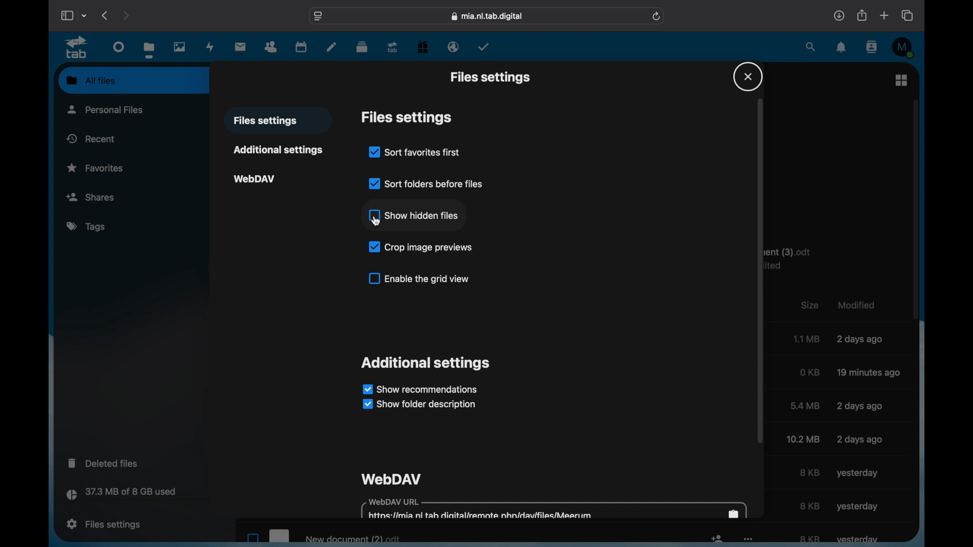  What do you see at coordinates (810, 505) in the screenshot?
I see `size` at bounding box center [810, 505].